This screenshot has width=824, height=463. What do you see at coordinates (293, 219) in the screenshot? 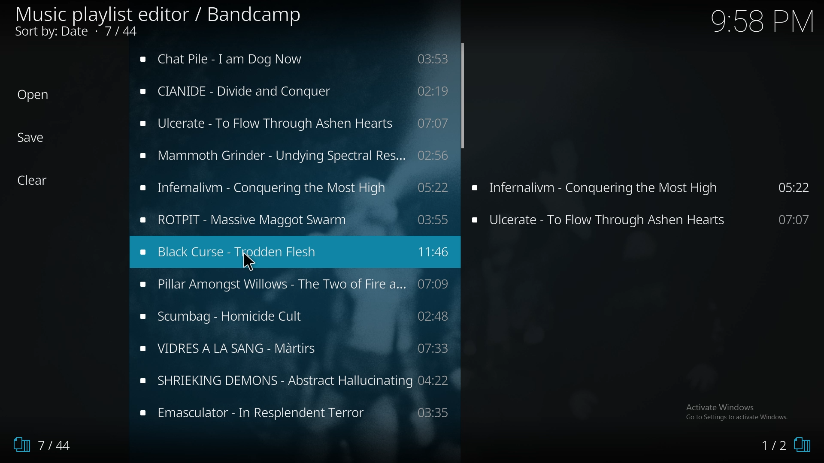
I see `music` at bounding box center [293, 219].